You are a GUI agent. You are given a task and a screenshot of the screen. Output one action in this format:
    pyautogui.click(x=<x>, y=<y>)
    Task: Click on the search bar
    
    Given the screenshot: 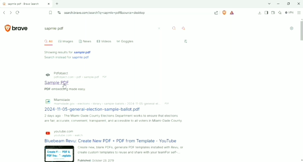 What is the action you would take?
    pyautogui.click(x=137, y=13)
    